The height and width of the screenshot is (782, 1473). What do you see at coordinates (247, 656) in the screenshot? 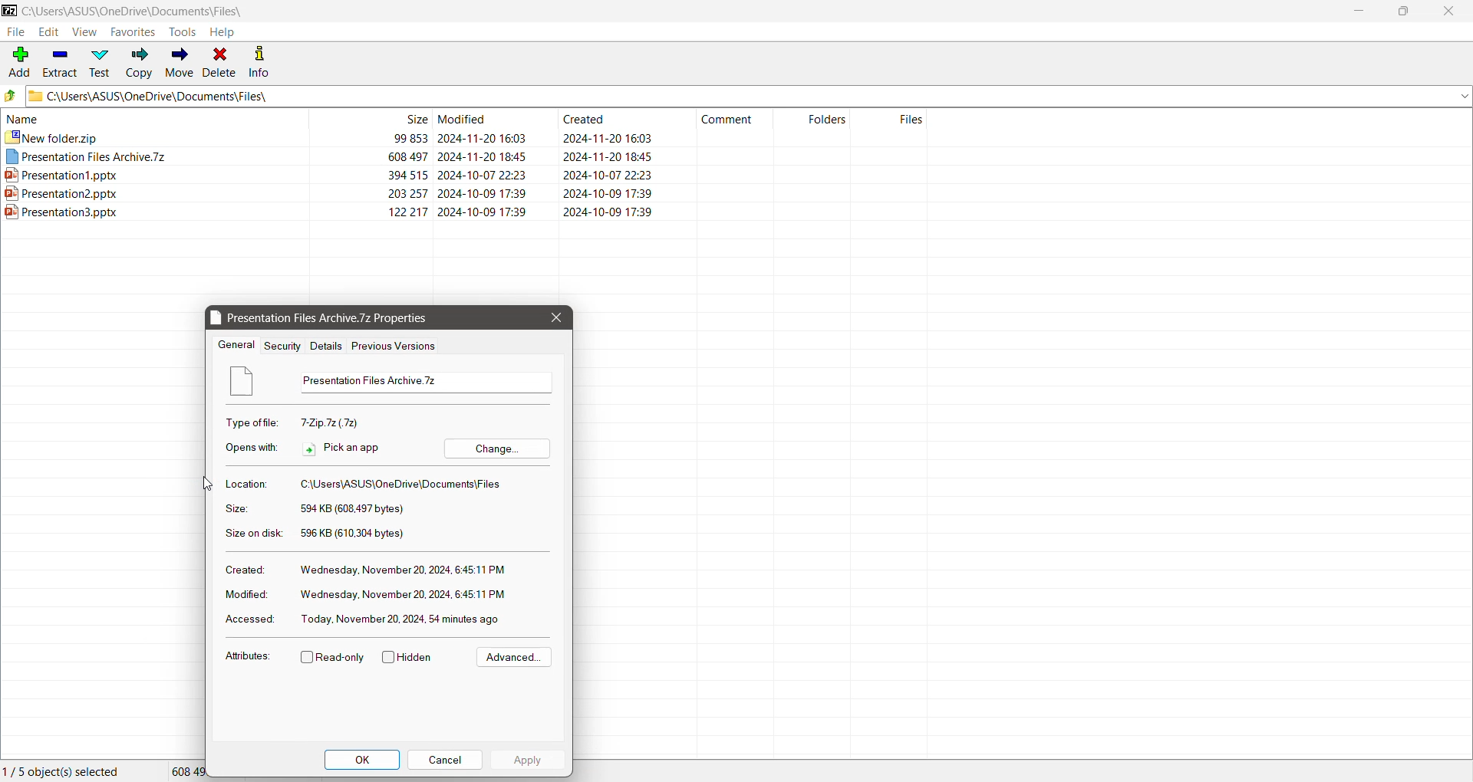
I see `Attributes` at bounding box center [247, 656].